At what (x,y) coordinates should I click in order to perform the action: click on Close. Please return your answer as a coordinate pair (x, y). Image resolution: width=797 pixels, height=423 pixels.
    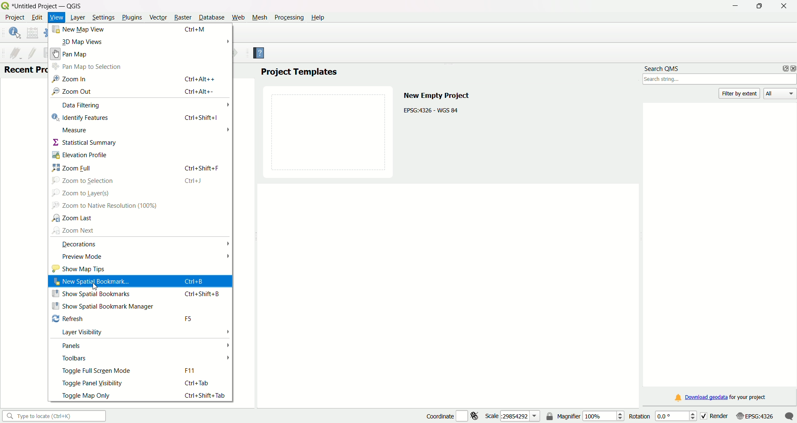
    Looking at the image, I should click on (782, 6).